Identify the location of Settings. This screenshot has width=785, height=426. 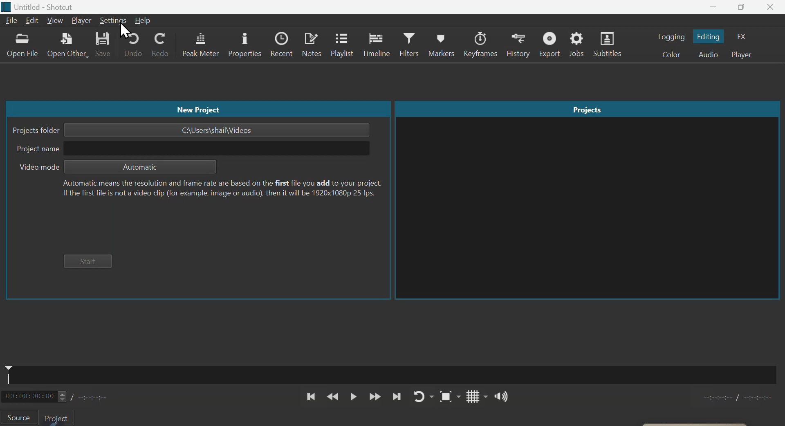
(112, 20).